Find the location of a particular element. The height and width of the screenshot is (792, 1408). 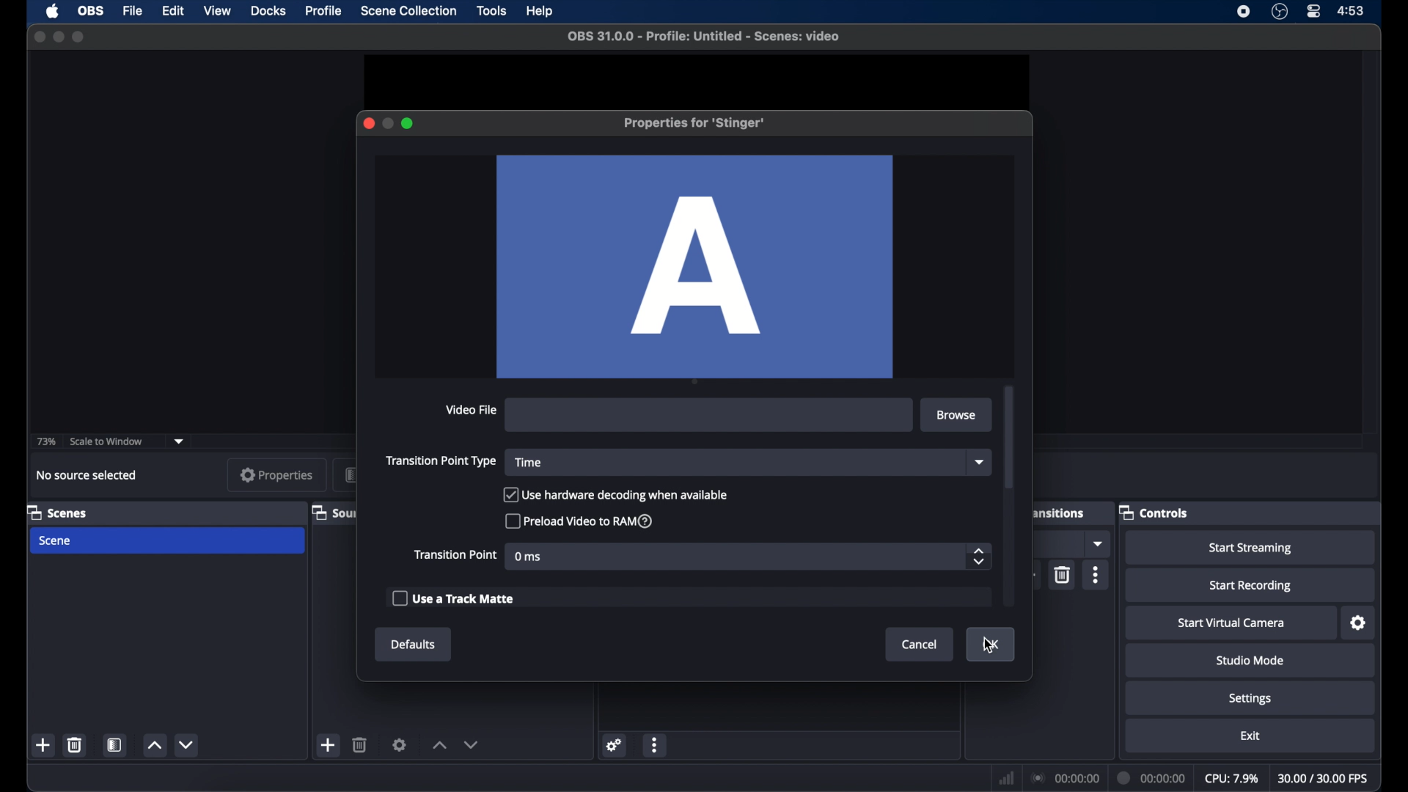

view is located at coordinates (217, 10).